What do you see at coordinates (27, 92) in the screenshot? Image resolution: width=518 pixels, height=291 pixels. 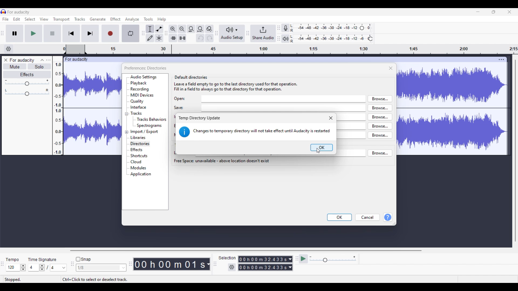 I see `Pan scale` at bounding box center [27, 92].